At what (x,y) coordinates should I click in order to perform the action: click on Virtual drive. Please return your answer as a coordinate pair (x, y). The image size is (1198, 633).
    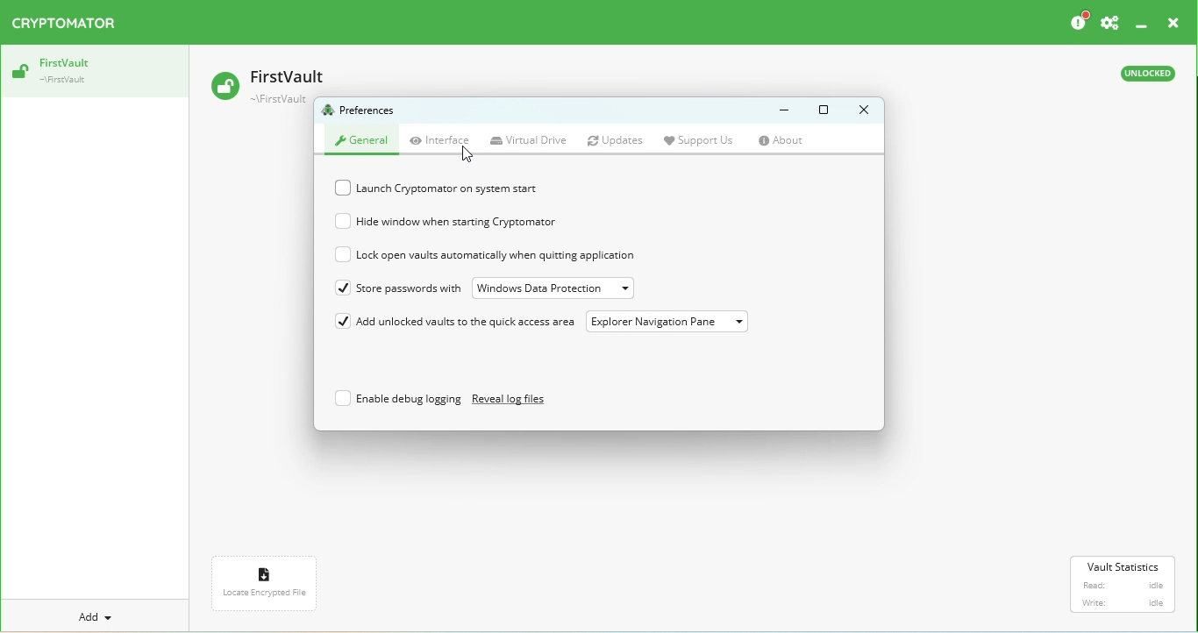
    Looking at the image, I should click on (531, 141).